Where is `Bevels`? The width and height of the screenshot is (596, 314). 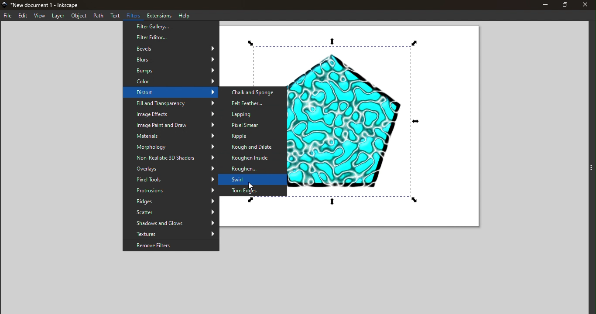
Bevels is located at coordinates (170, 49).